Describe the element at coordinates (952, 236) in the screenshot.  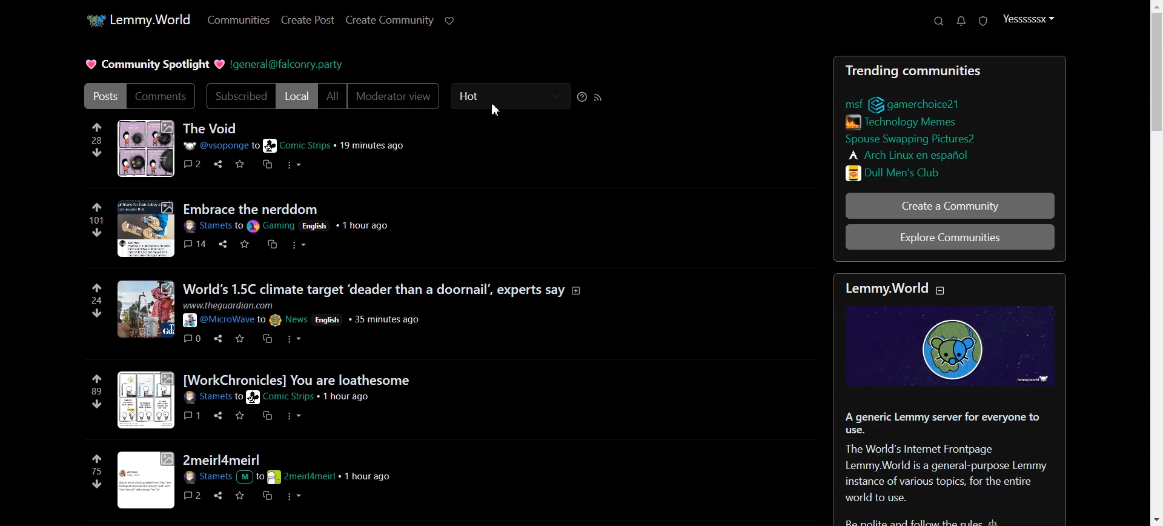
I see `Explore Community` at that location.